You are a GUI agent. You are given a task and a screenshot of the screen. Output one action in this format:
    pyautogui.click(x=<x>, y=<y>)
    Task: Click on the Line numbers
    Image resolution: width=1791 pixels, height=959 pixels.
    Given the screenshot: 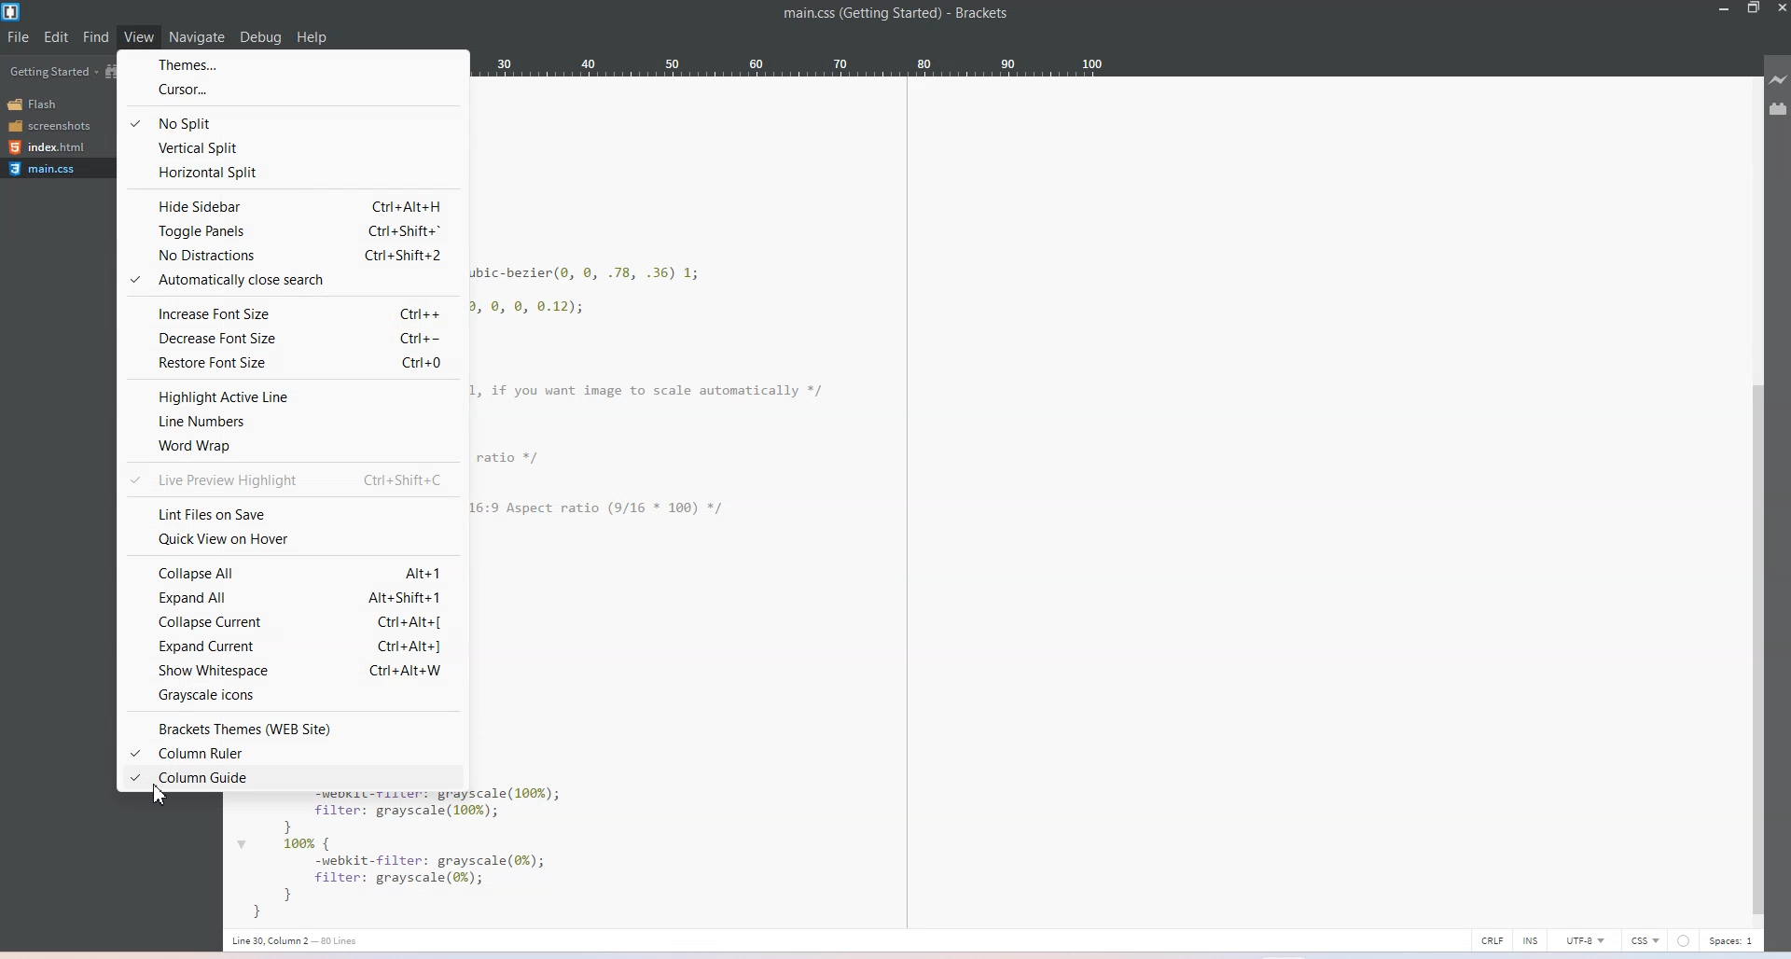 What is the action you would take?
    pyautogui.click(x=290, y=422)
    